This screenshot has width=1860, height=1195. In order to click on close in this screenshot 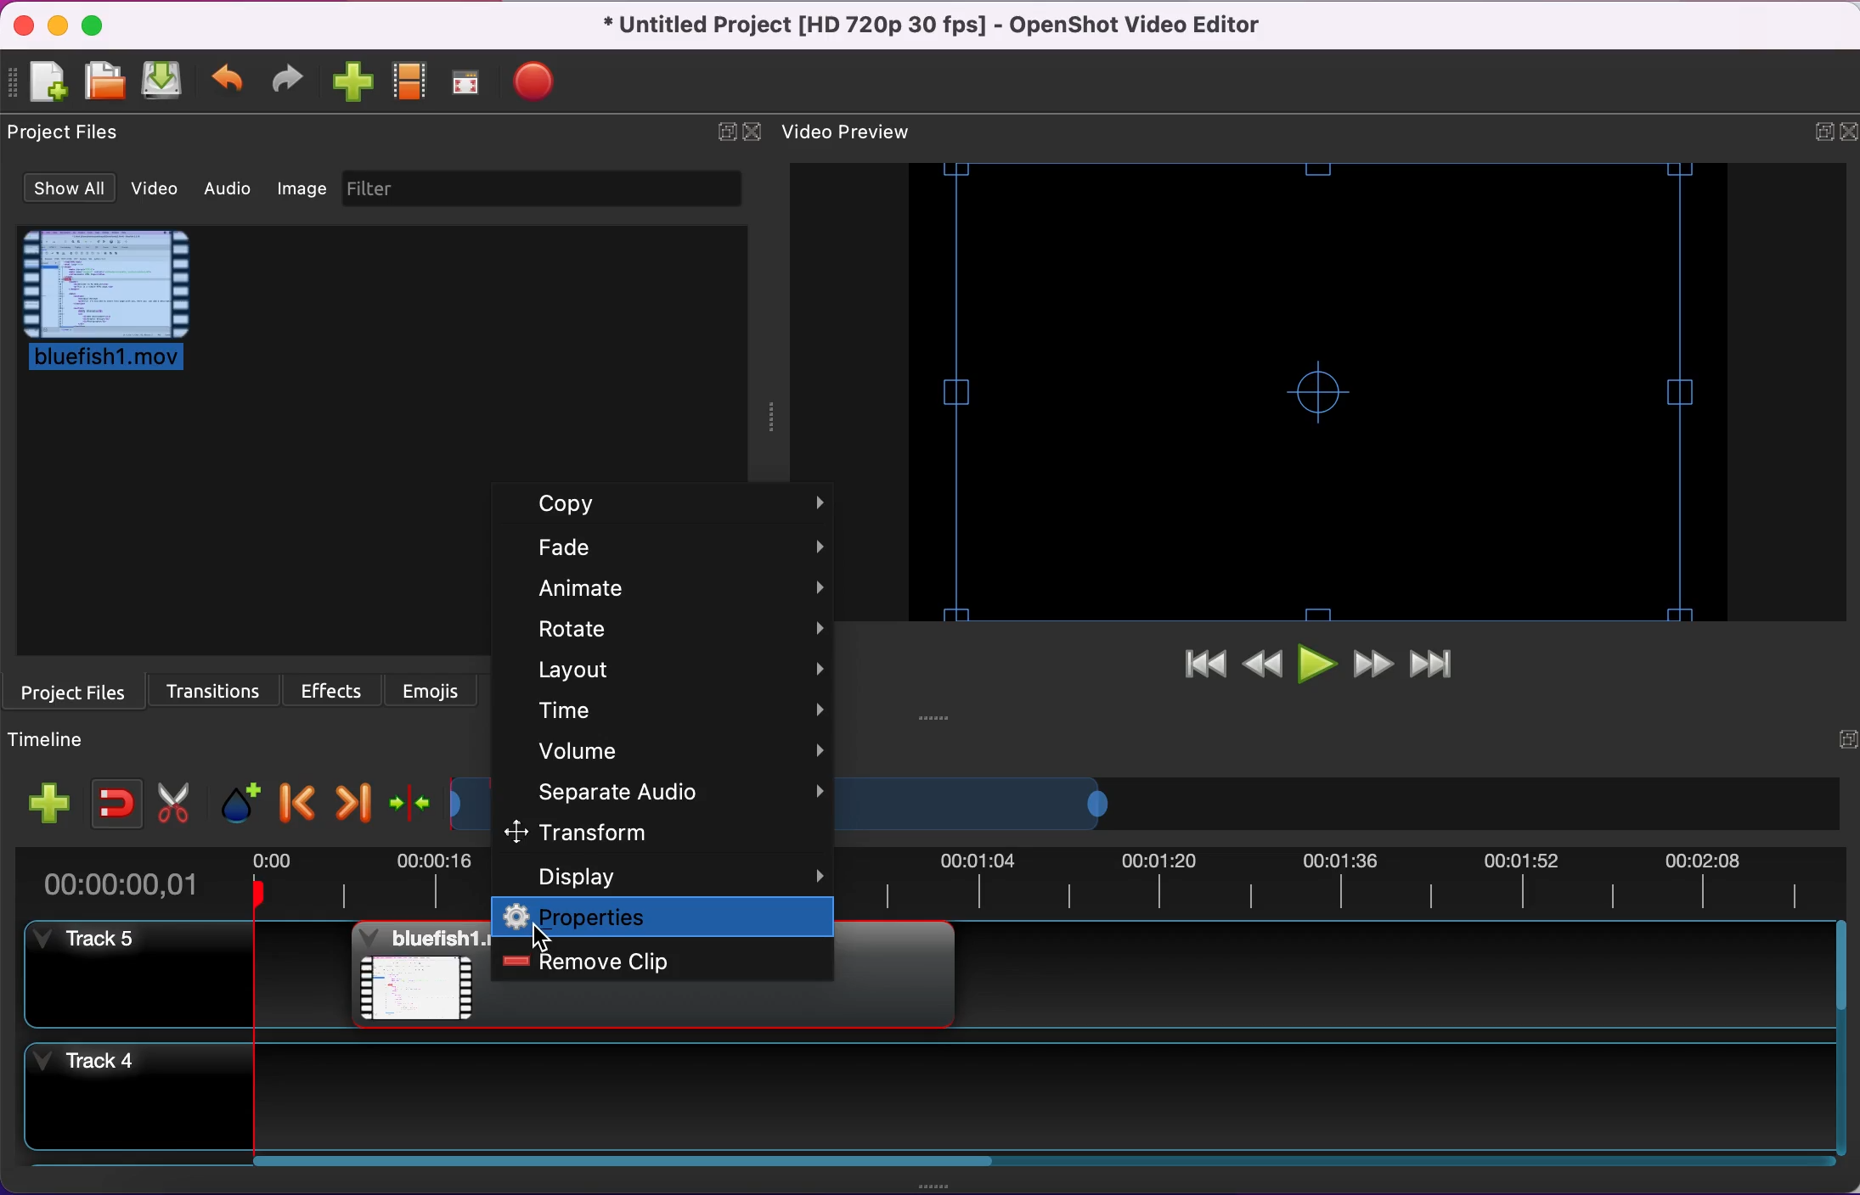, I will do `click(1848, 132)`.